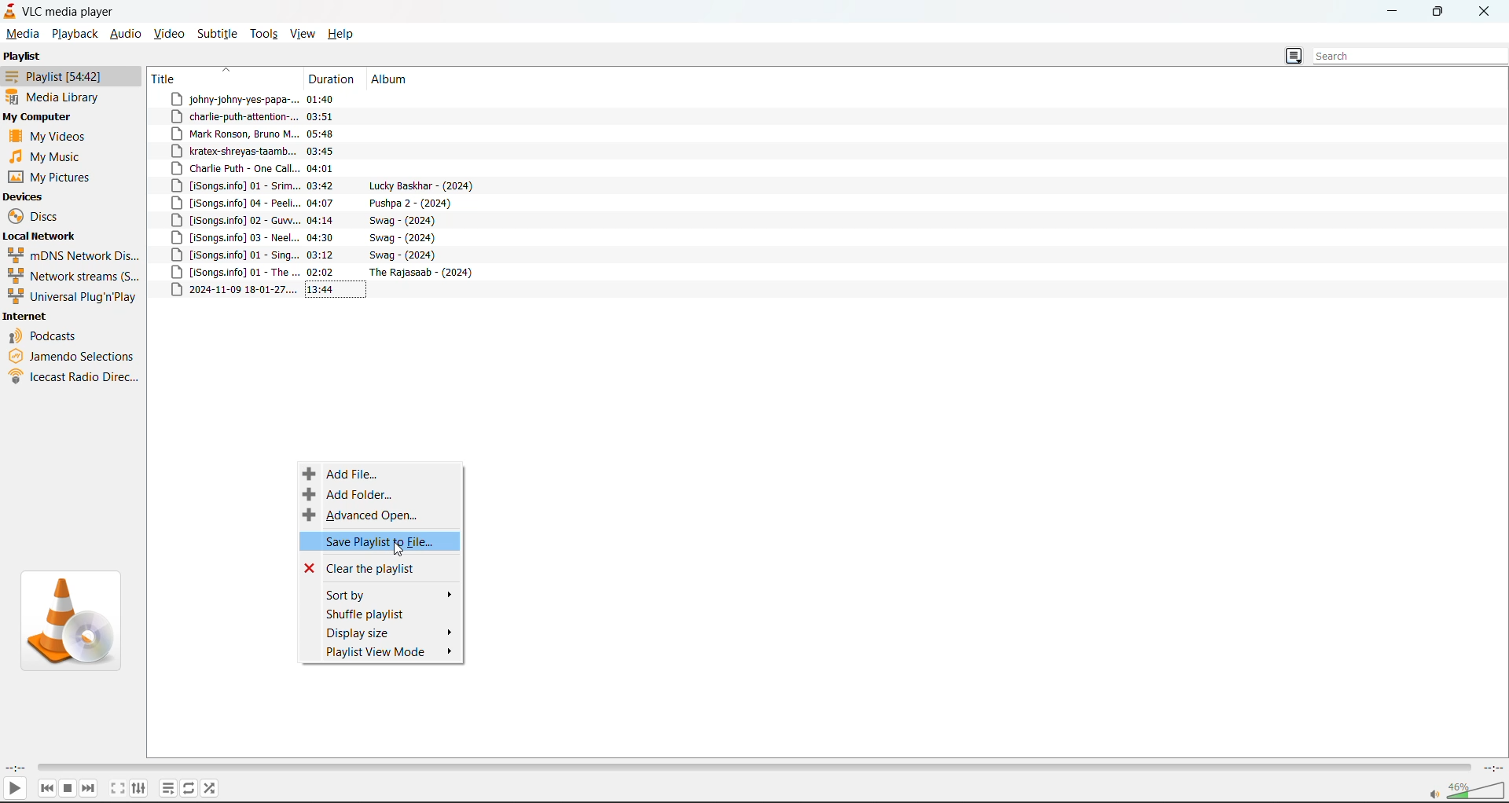 This screenshot has height=803, width=1509. What do you see at coordinates (46, 139) in the screenshot?
I see `videos` at bounding box center [46, 139].